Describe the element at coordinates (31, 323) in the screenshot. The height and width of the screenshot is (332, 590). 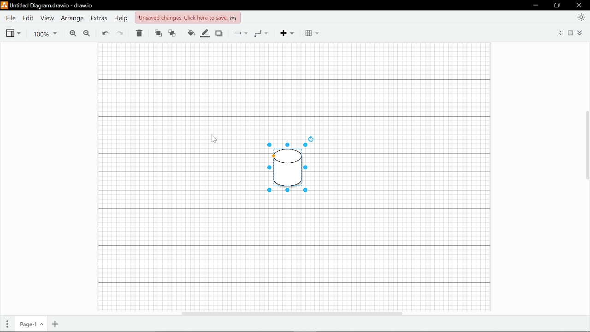
I see `Current page` at that location.